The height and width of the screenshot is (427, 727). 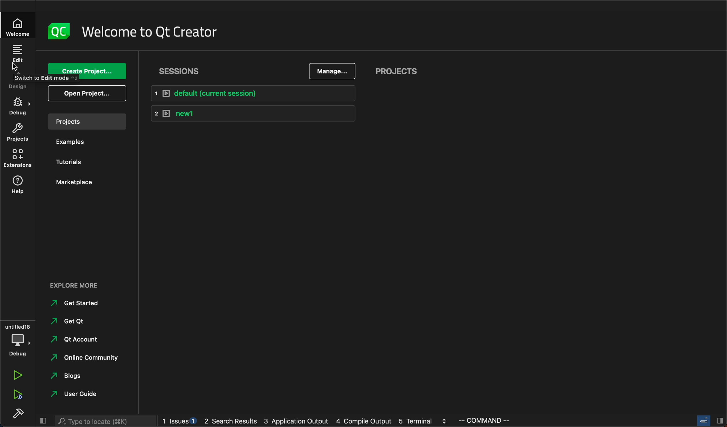 What do you see at coordinates (253, 114) in the screenshot?
I see `new1` at bounding box center [253, 114].